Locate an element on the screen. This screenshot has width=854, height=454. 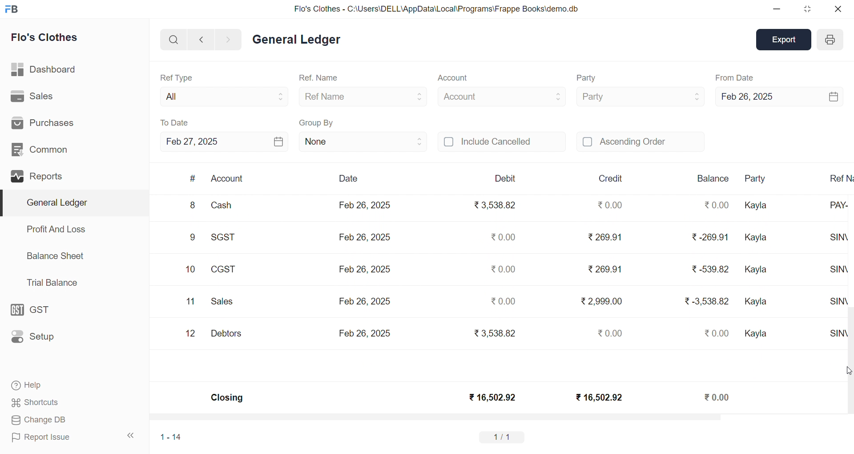
Dashboard is located at coordinates (42, 68).